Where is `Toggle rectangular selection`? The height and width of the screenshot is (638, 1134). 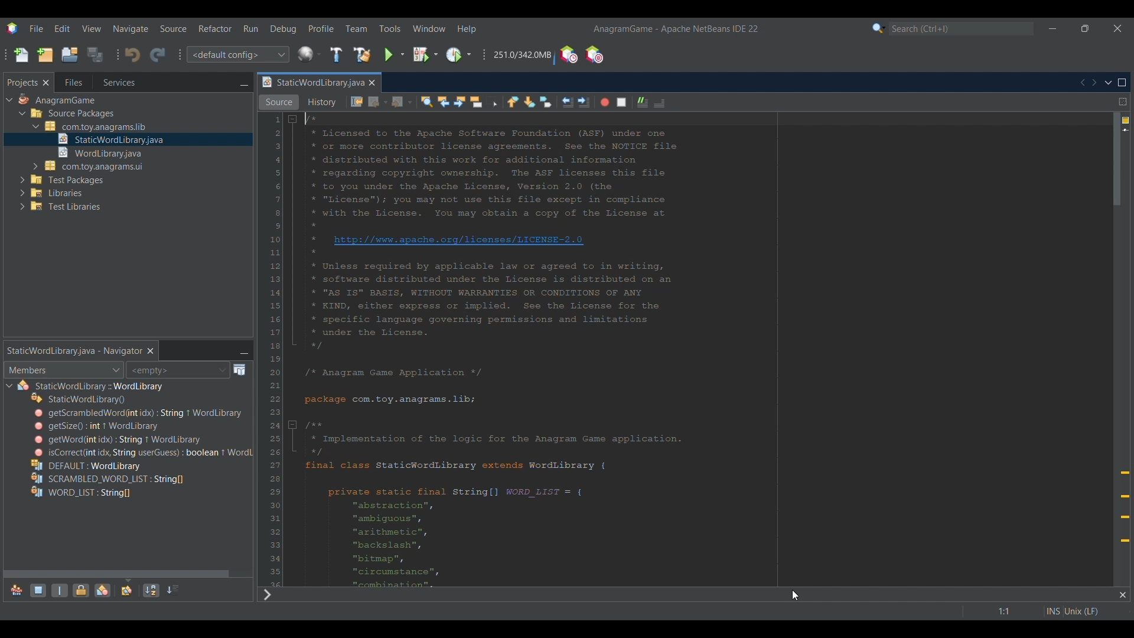
Toggle rectangular selection is located at coordinates (492, 102).